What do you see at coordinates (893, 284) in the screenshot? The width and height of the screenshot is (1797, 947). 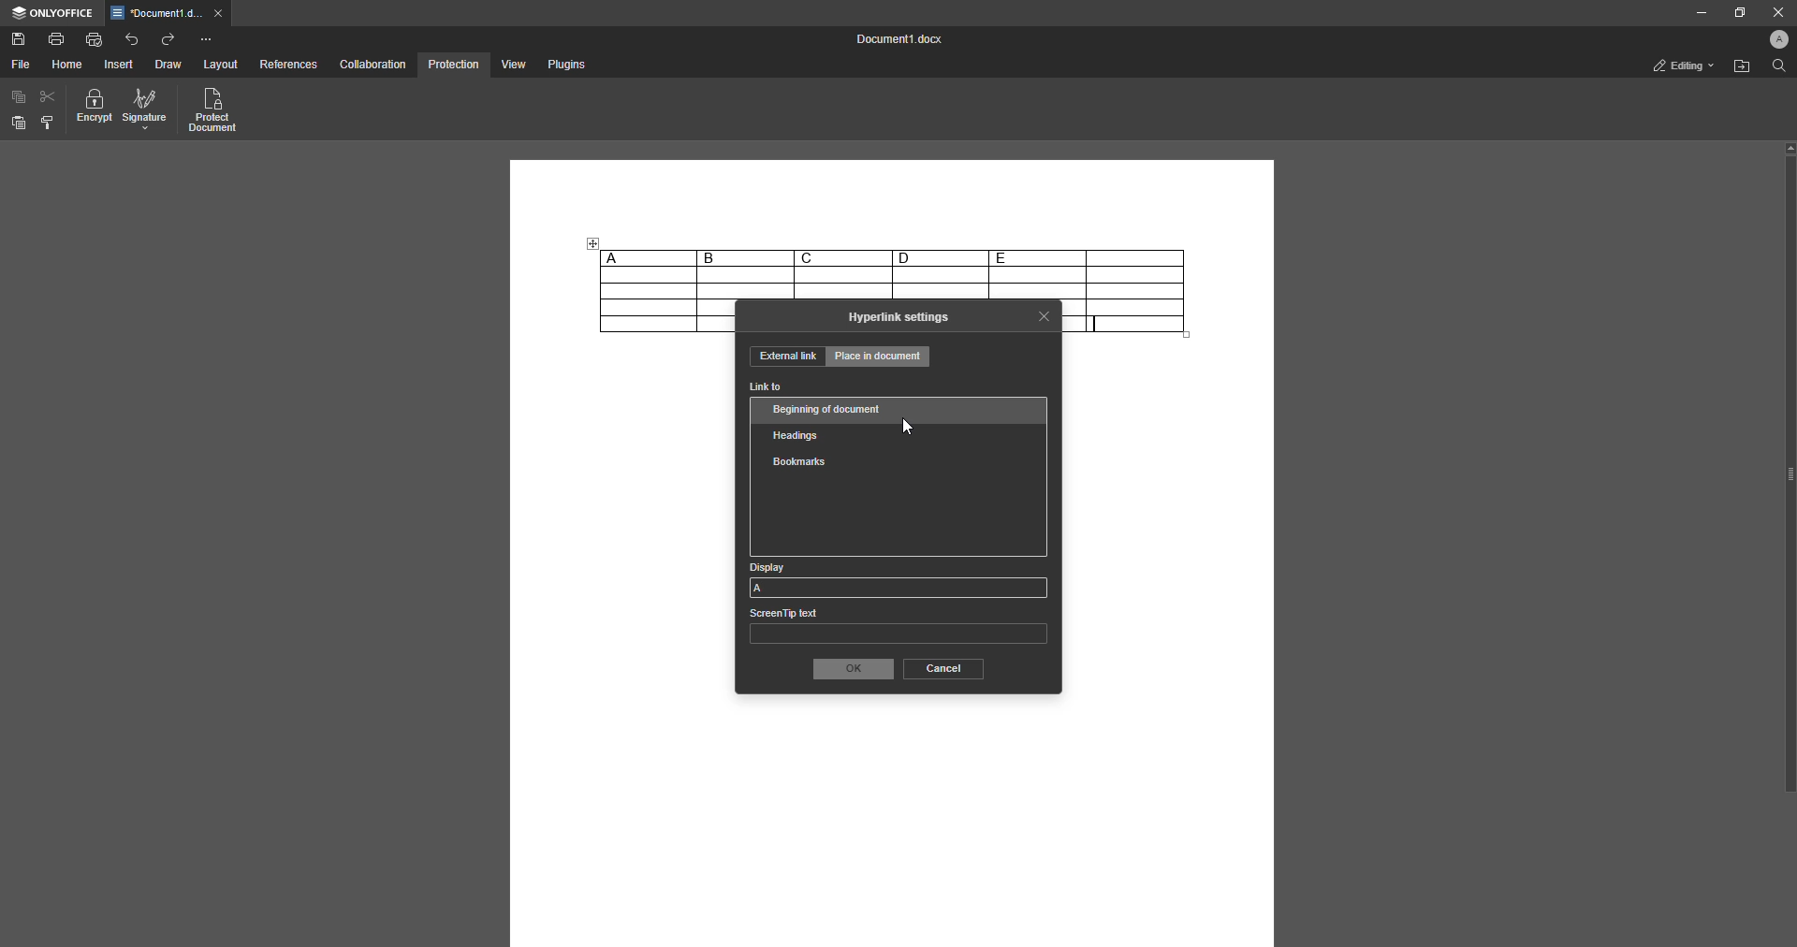 I see `Cells` at bounding box center [893, 284].